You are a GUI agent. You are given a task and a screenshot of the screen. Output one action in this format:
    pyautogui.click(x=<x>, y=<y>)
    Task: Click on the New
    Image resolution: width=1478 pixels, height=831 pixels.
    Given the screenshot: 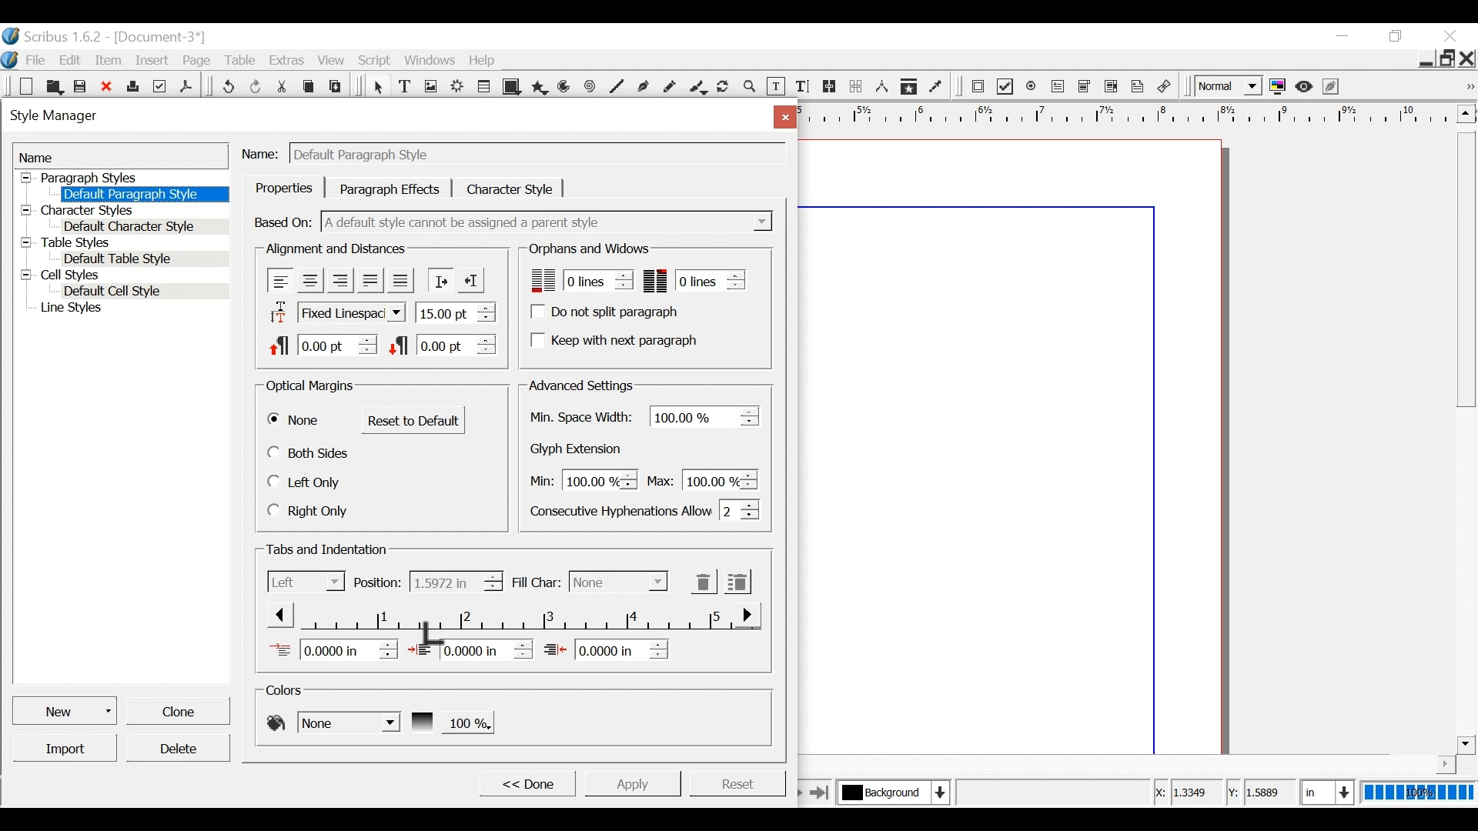 What is the action you would take?
    pyautogui.click(x=27, y=86)
    